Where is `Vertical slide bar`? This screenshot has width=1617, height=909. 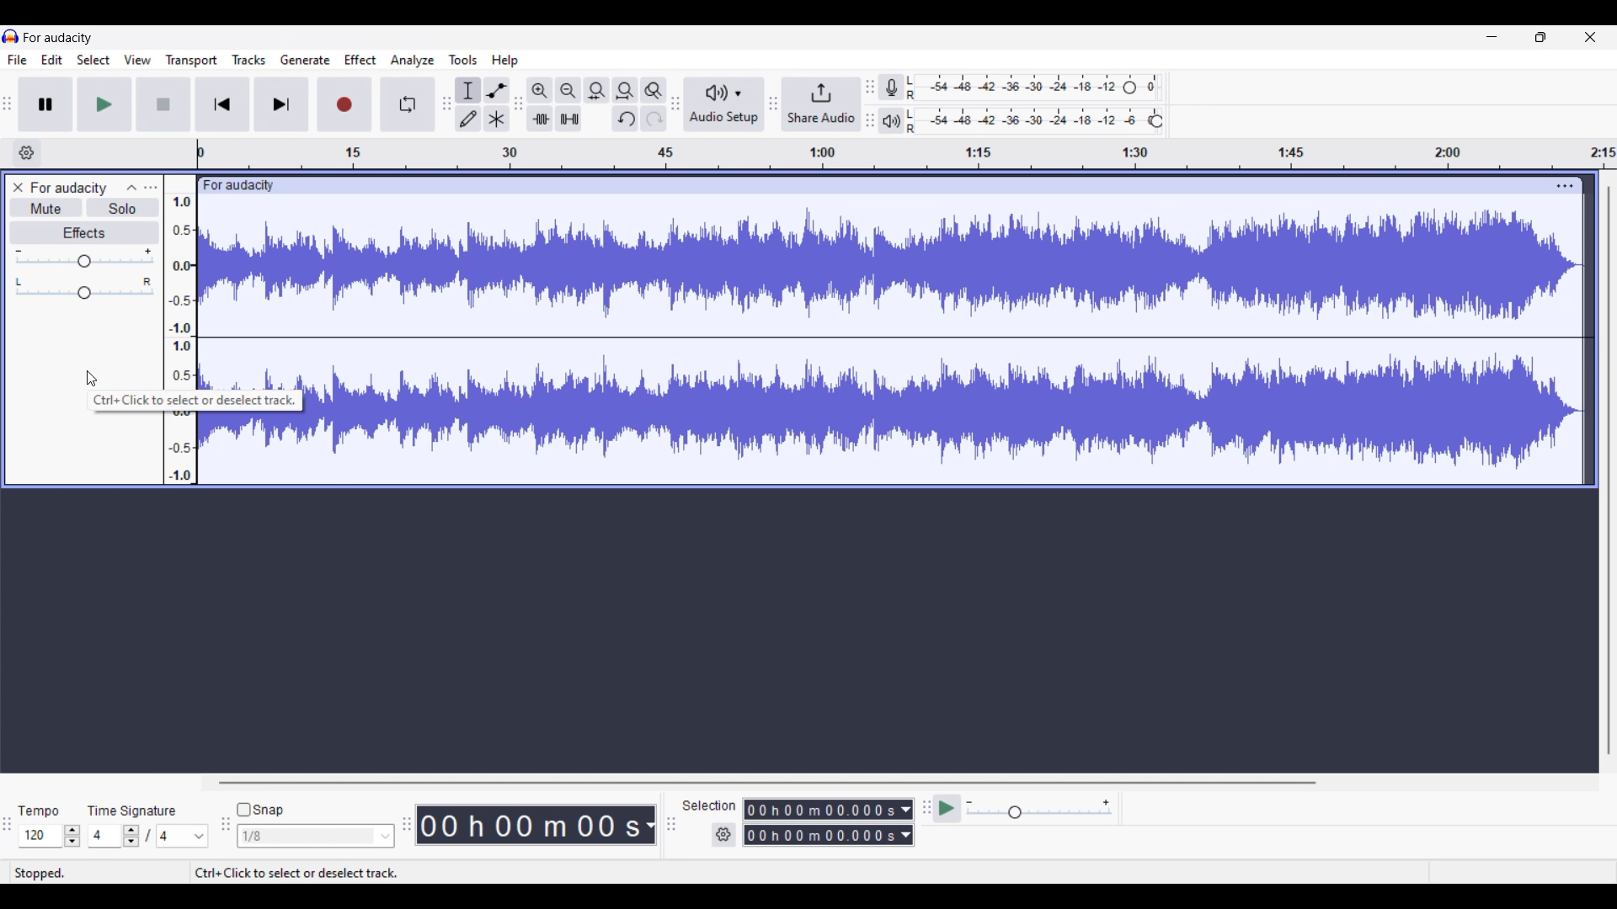
Vertical slide bar is located at coordinates (1609, 470).